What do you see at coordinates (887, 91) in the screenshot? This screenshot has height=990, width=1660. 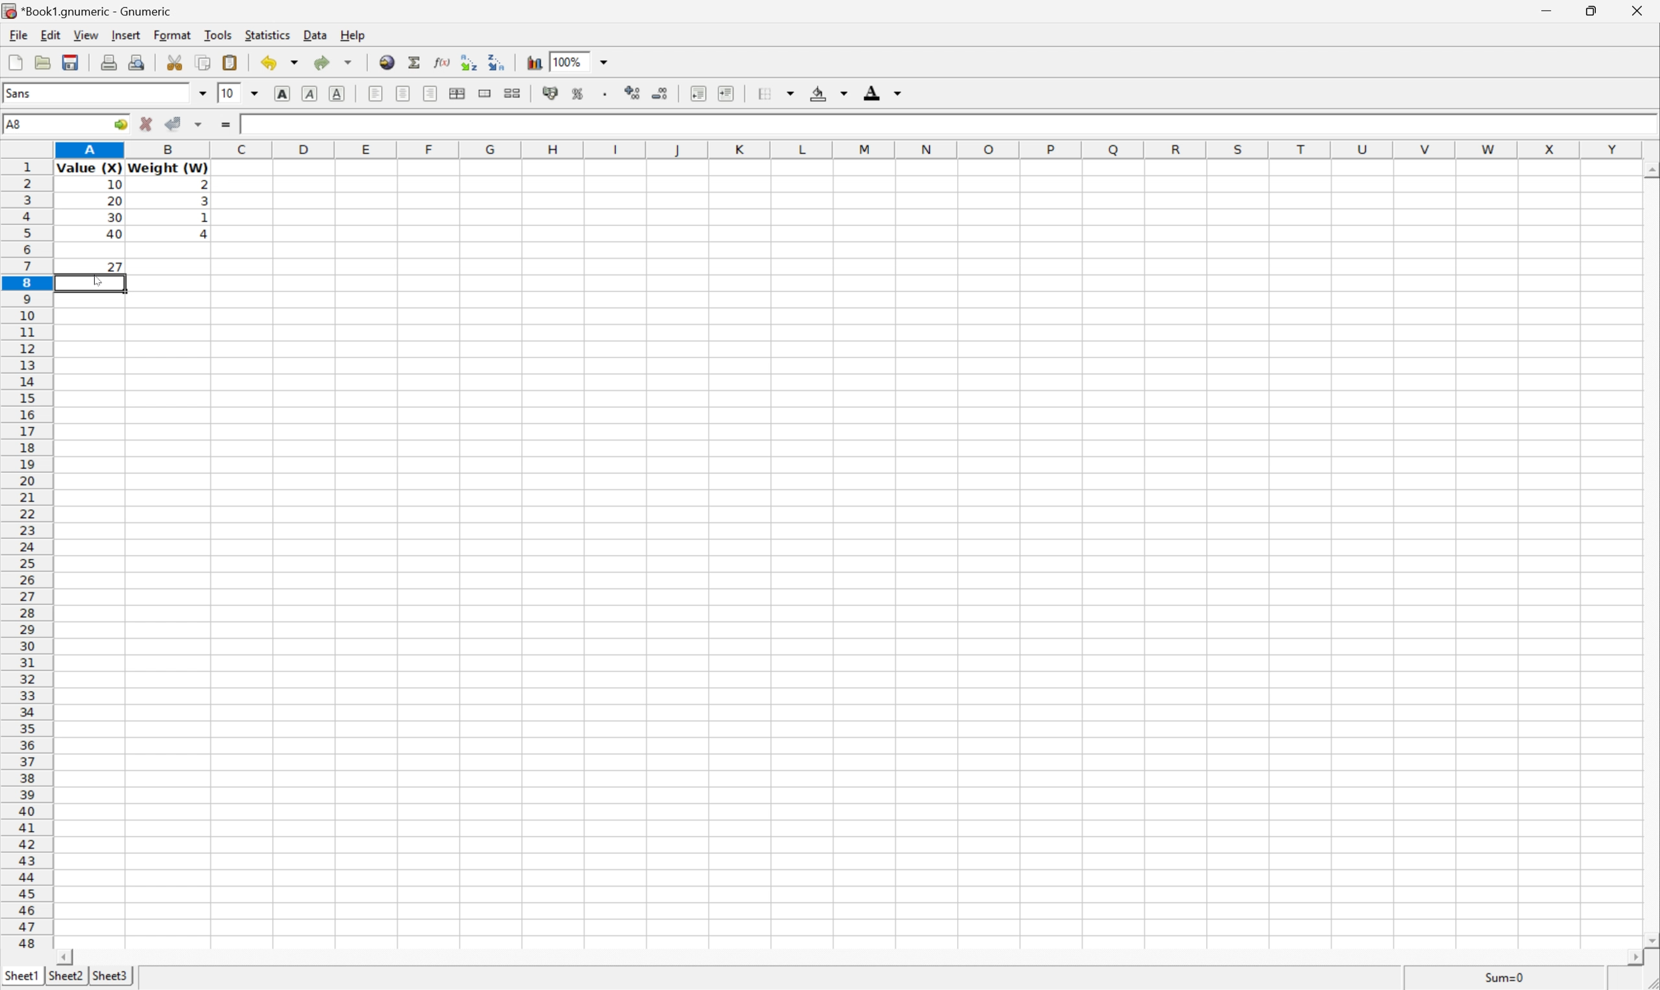 I see `Foreground` at bounding box center [887, 91].